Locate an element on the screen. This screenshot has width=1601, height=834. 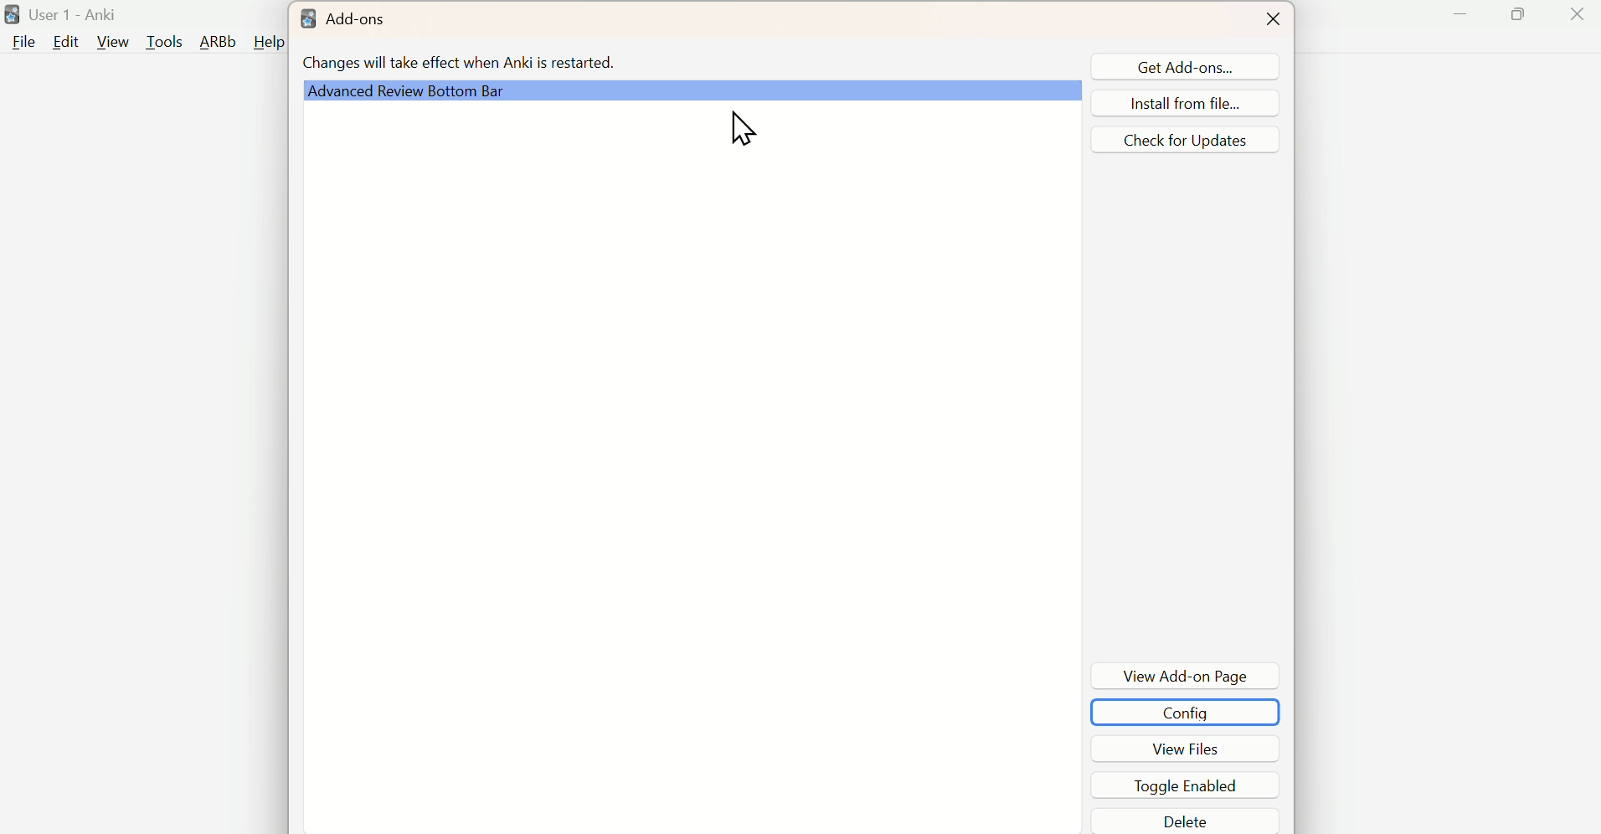
Delete is located at coordinates (1186, 822).